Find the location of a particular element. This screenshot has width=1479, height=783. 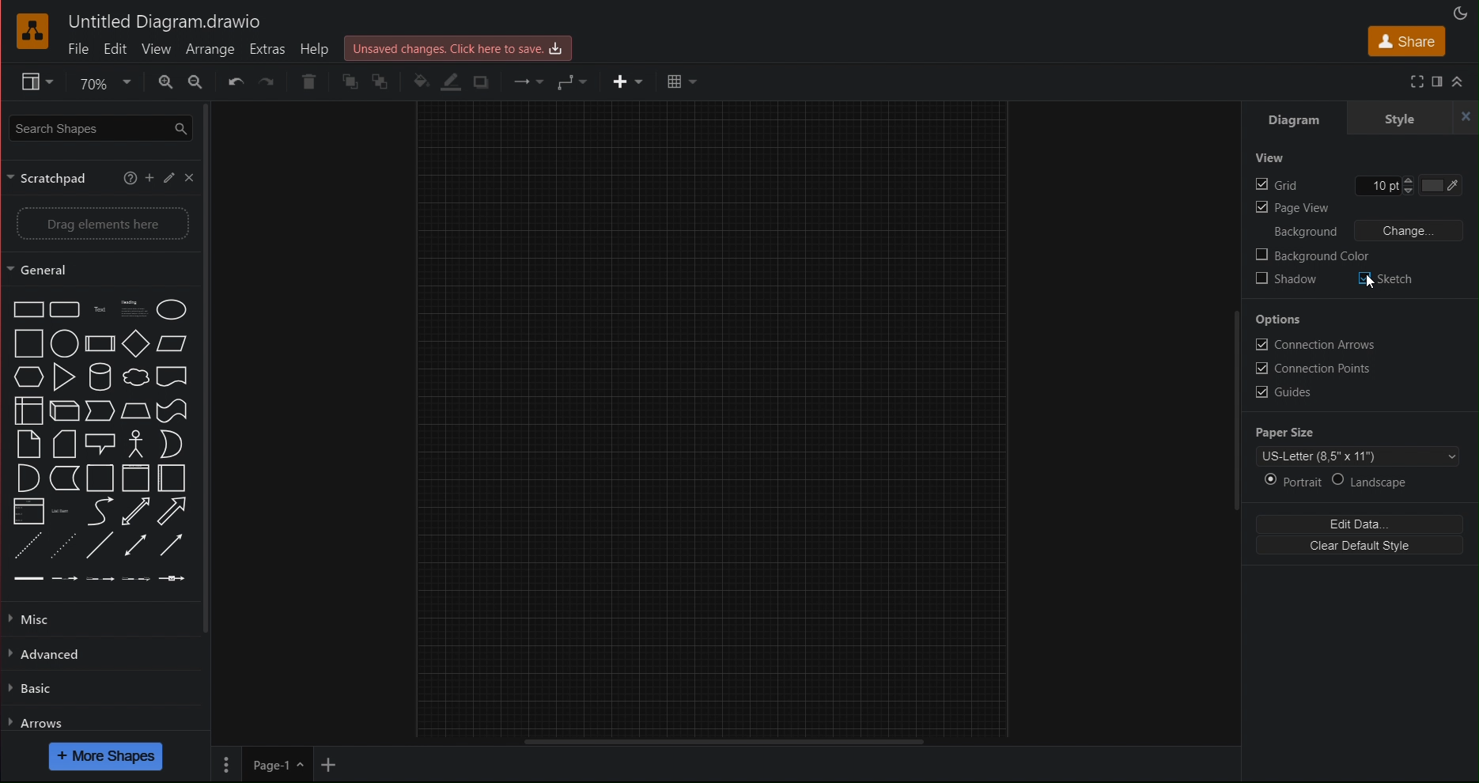

triangle is located at coordinates (62, 376).